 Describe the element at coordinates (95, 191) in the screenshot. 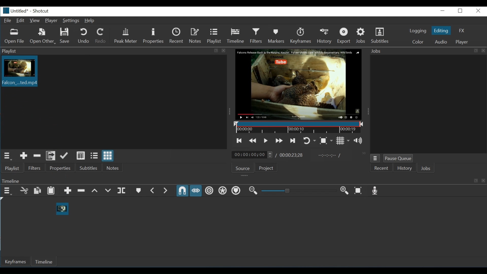

I see `lift ` at that location.